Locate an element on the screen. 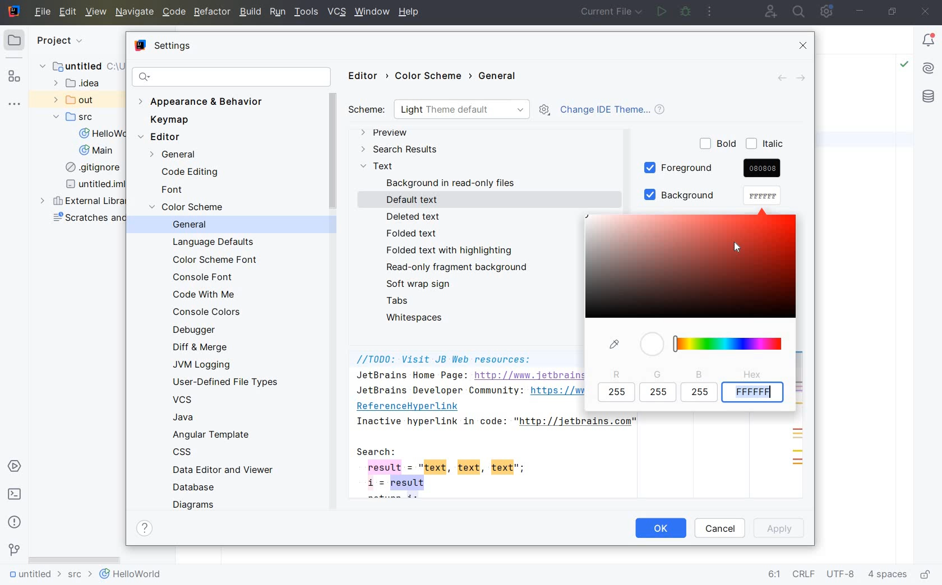  helloworld is located at coordinates (130, 576).